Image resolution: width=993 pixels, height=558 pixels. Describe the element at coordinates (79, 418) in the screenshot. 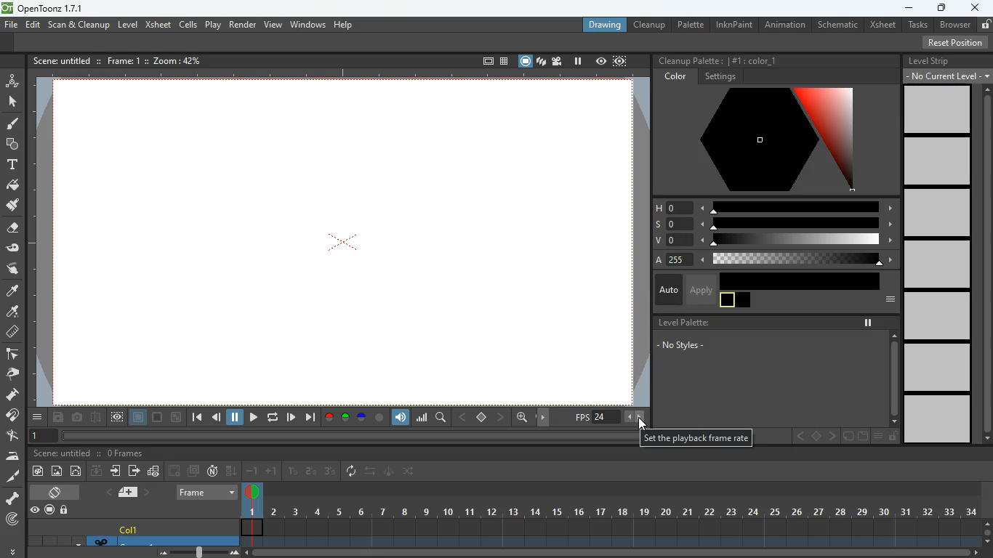

I see `camera` at that location.